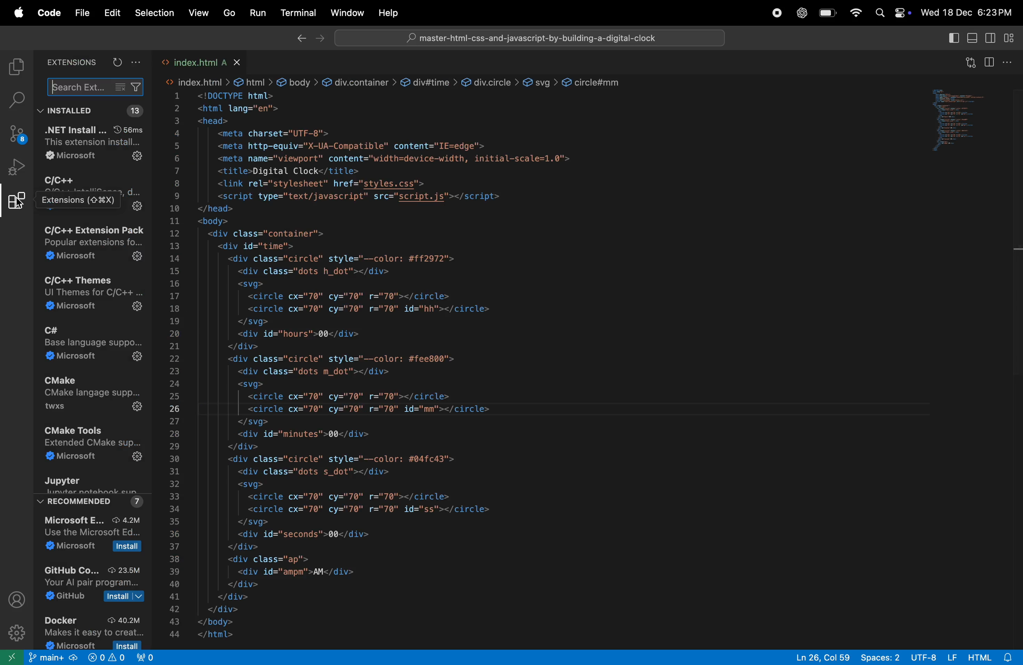  Describe the element at coordinates (92, 399) in the screenshot. I see `Cmake extensions` at that location.